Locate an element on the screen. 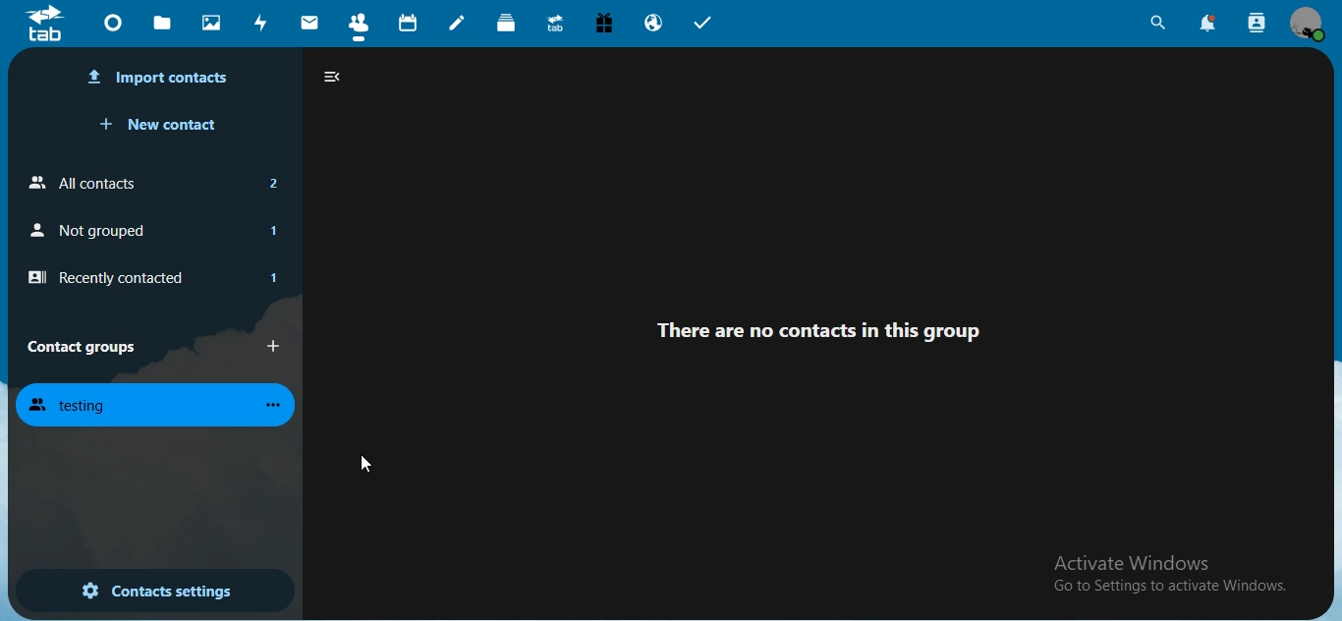 This screenshot has height=621, width=1342. view profile is located at coordinates (1310, 23).